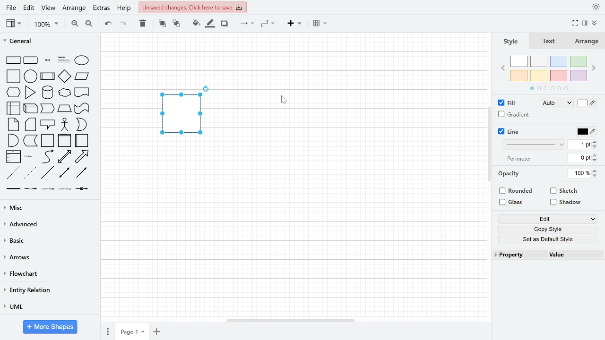  What do you see at coordinates (107, 24) in the screenshot?
I see `undo` at bounding box center [107, 24].